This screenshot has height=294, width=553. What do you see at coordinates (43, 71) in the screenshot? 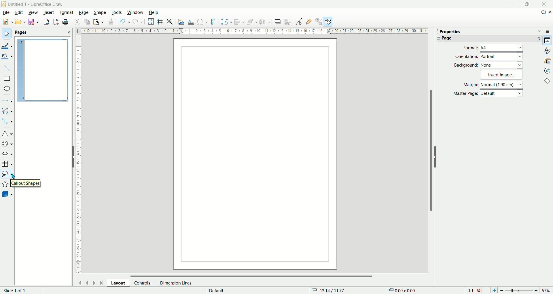
I see `page` at bounding box center [43, 71].